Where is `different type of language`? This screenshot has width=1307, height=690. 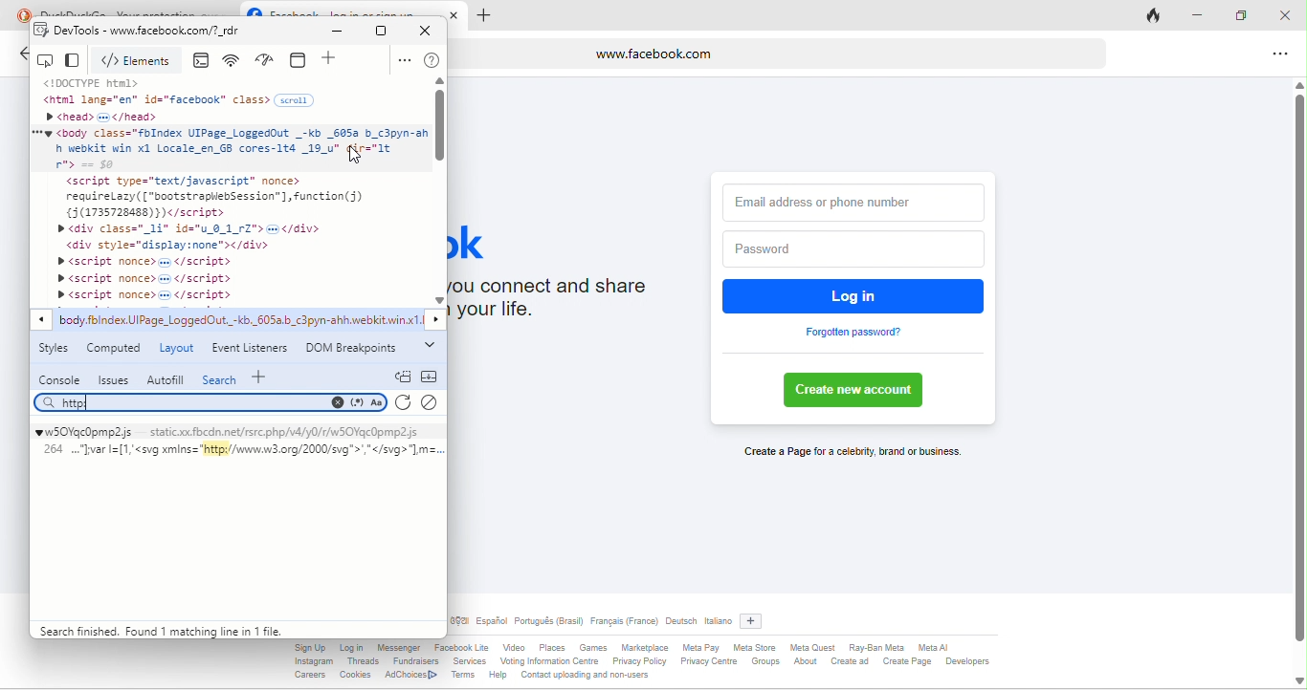
different type of language is located at coordinates (591, 623).